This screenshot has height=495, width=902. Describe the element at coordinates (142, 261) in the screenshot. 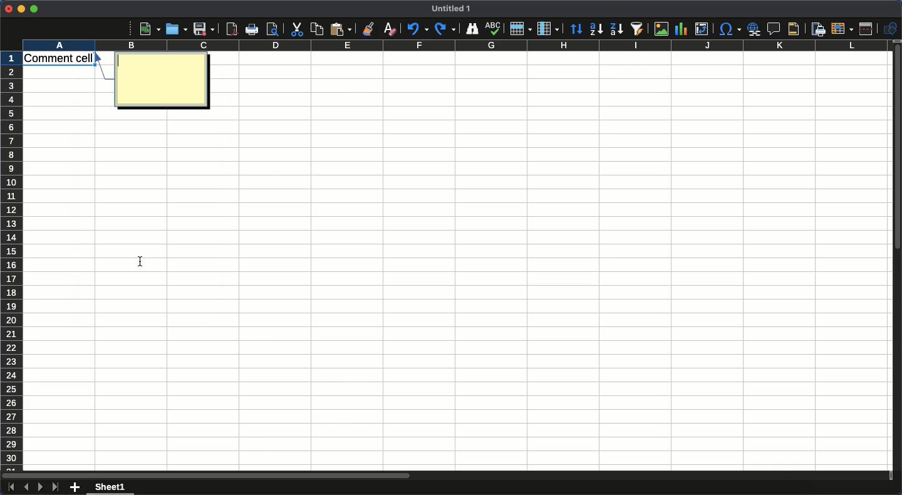

I see `cursor position` at that location.